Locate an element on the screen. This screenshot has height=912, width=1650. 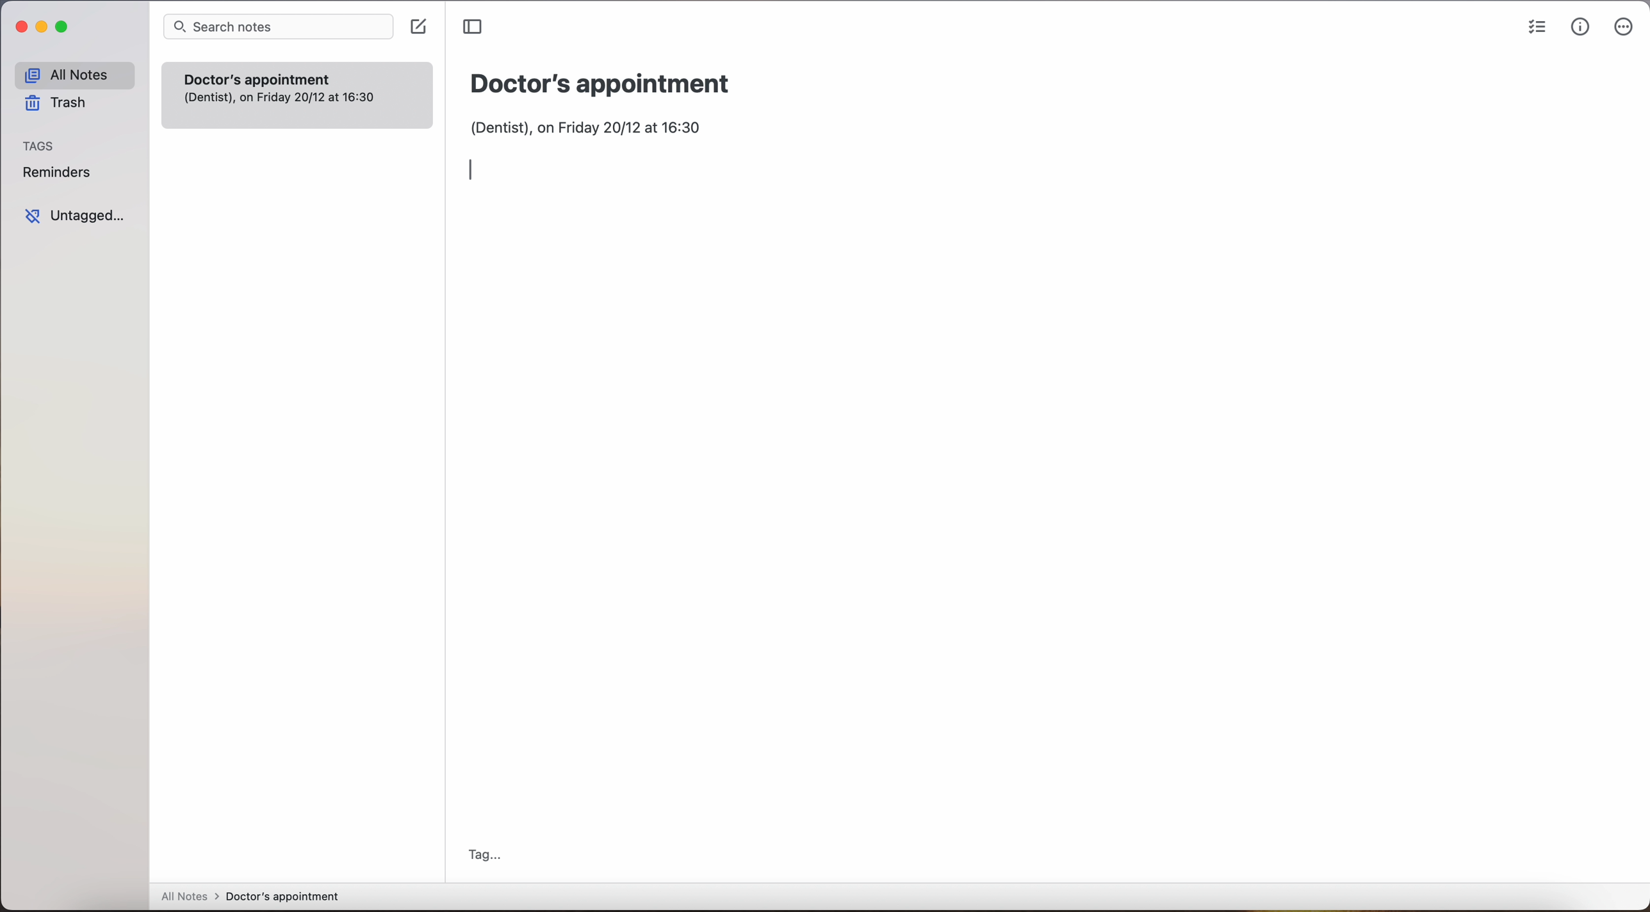
more options is located at coordinates (1623, 27).